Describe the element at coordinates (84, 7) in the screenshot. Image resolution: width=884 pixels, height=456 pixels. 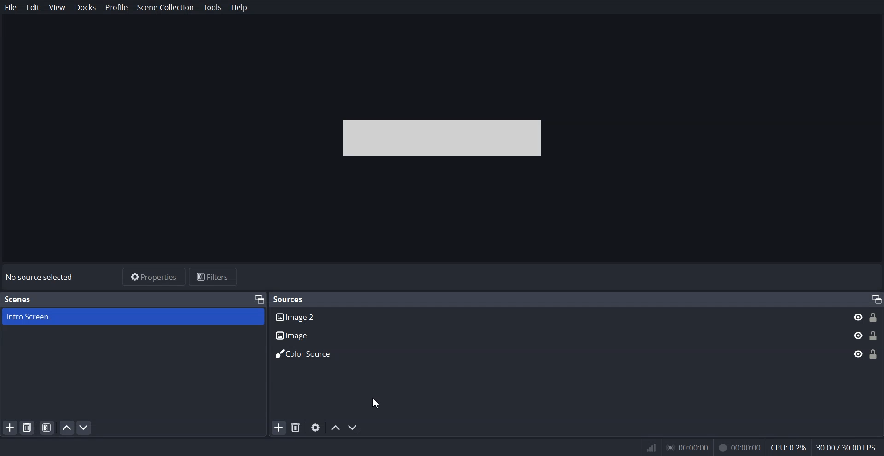
I see `Docks` at that location.